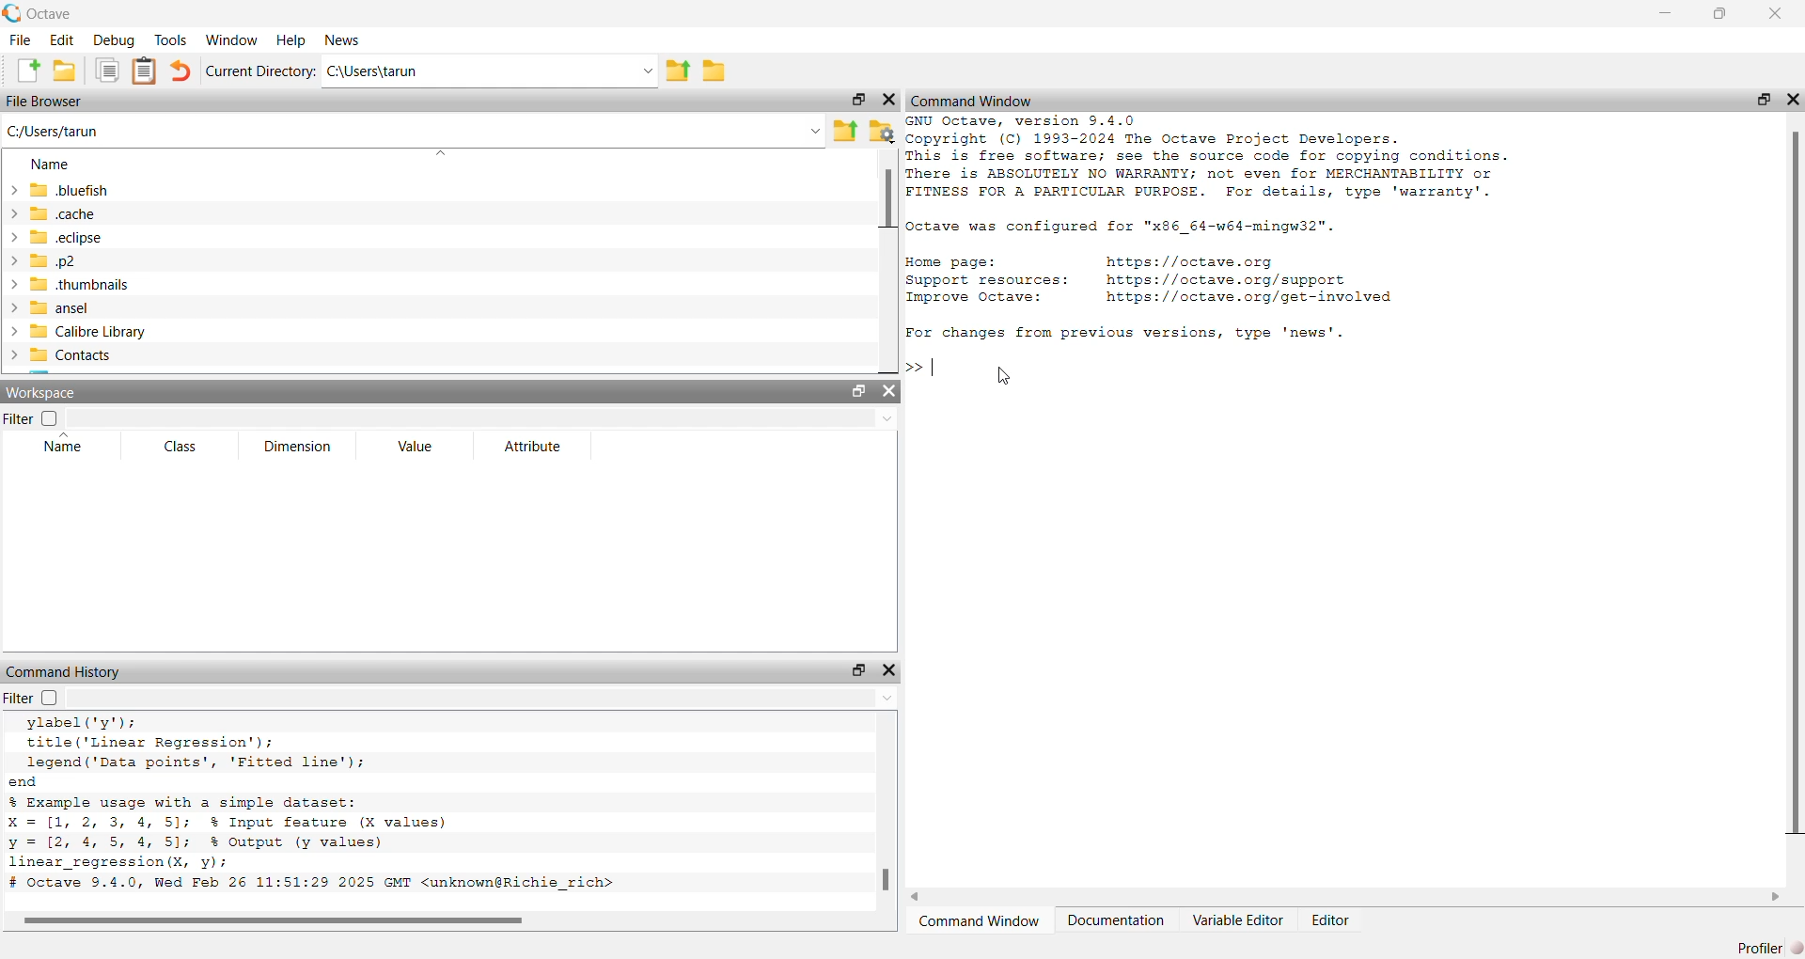 This screenshot has width=1805, height=959. What do you see at coordinates (66, 71) in the screenshot?
I see `open an existing file in editor` at bounding box center [66, 71].